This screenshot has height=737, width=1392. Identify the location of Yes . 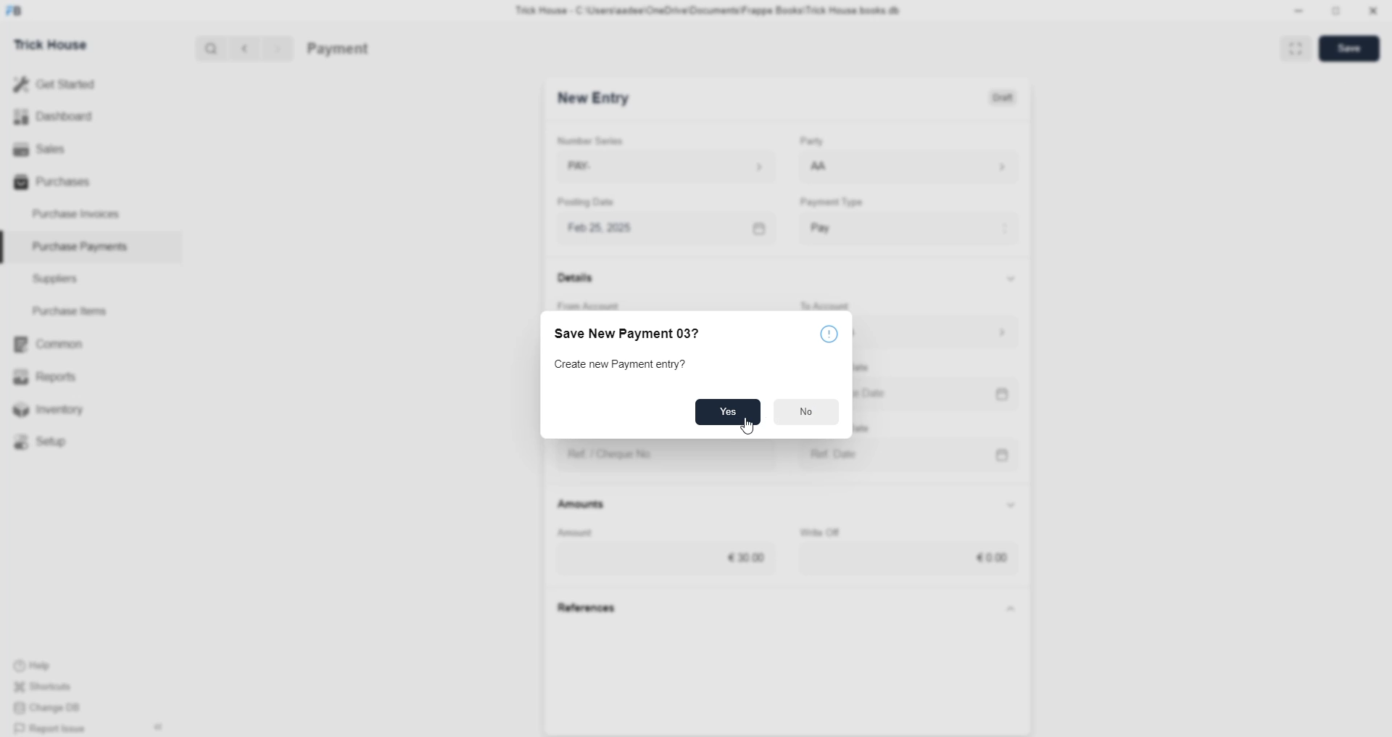
(726, 411).